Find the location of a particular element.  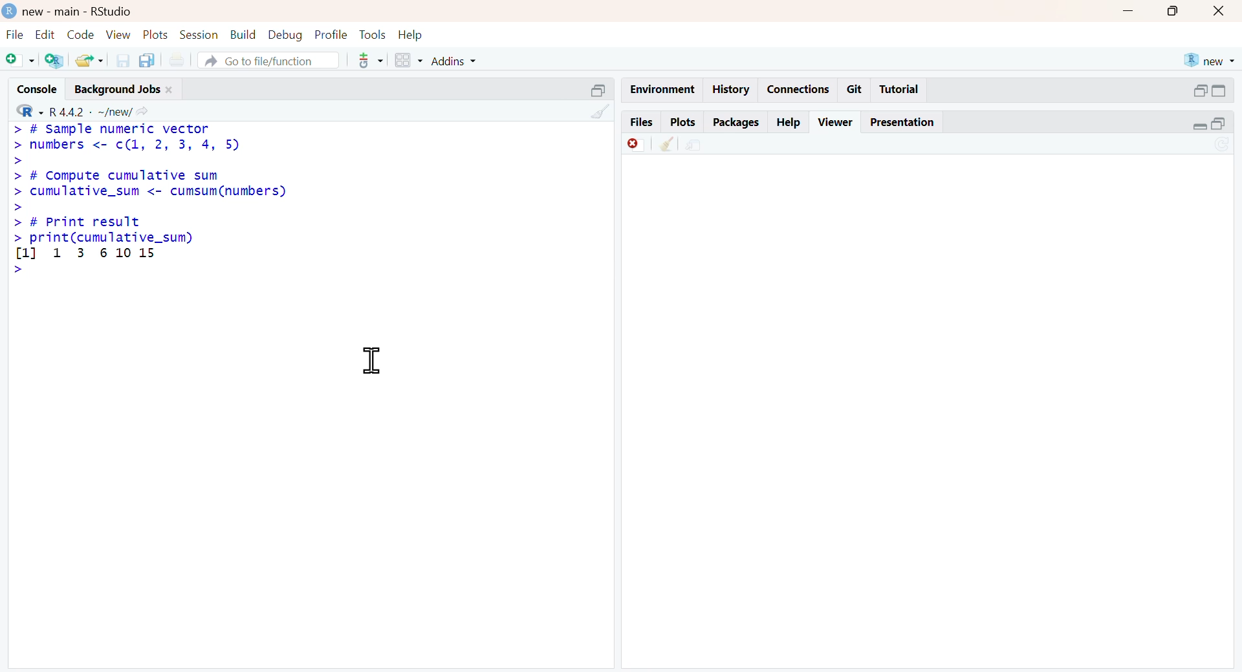

cursor is located at coordinates (371, 361).